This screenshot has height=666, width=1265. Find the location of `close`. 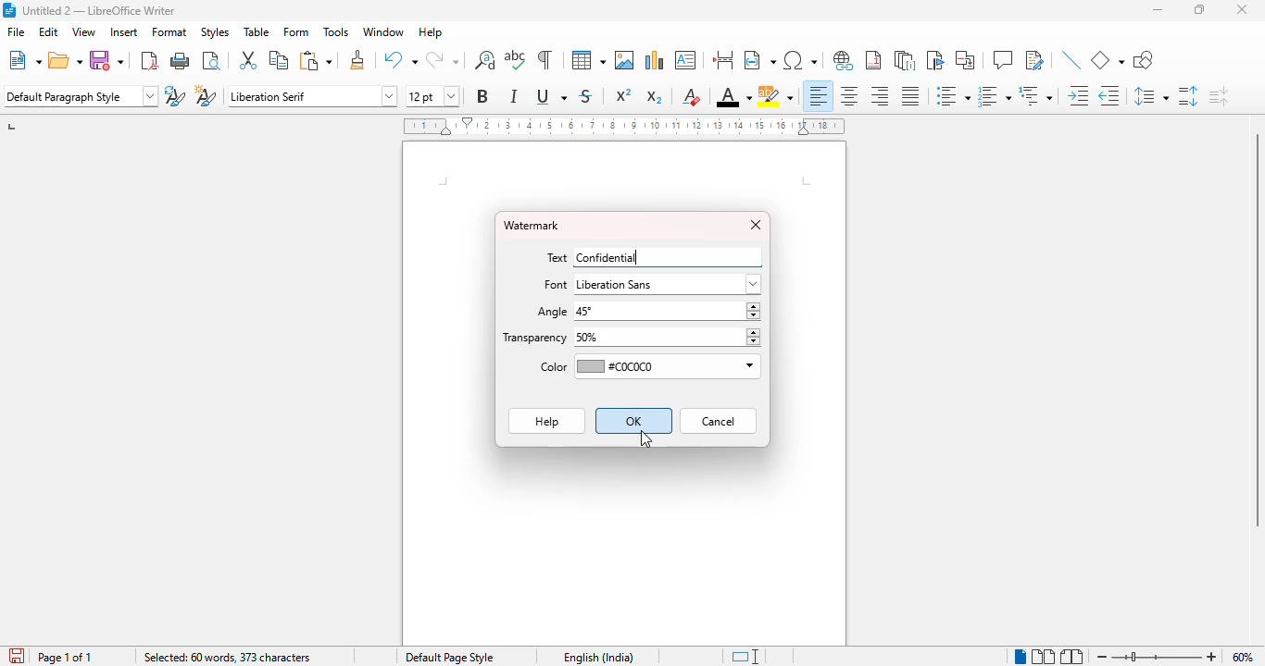

close is located at coordinates (1242, 9).